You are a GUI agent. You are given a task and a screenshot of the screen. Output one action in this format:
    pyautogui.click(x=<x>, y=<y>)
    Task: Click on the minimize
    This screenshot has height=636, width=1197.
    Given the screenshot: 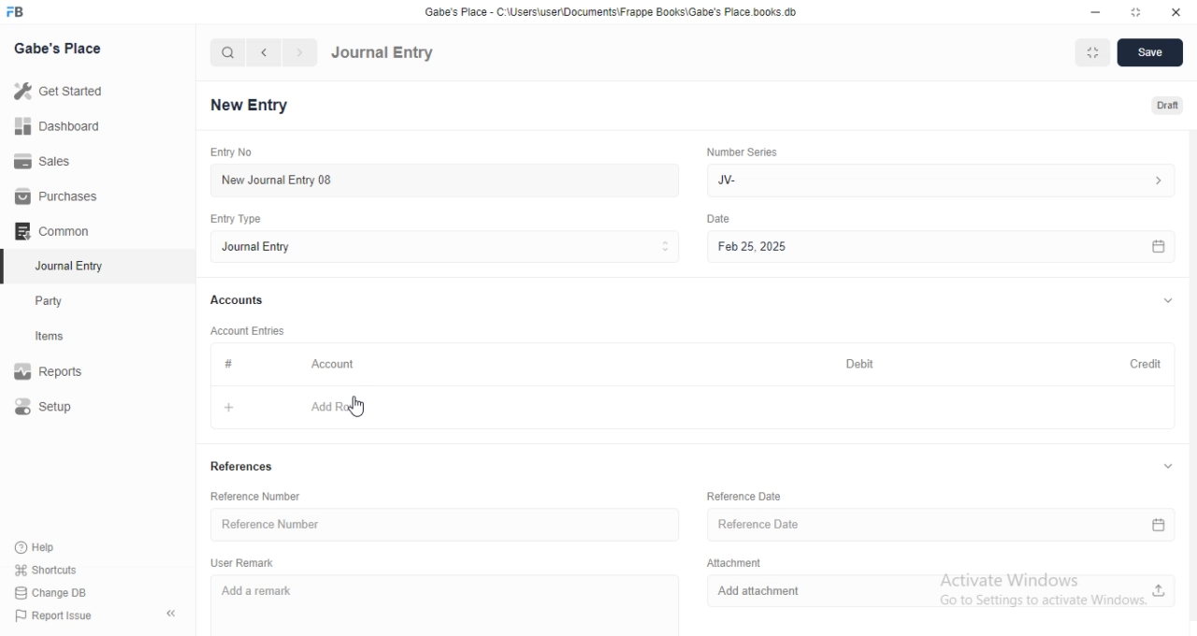 What is the action you would take?
    pyautogui.click(x=1098, y=10)
    